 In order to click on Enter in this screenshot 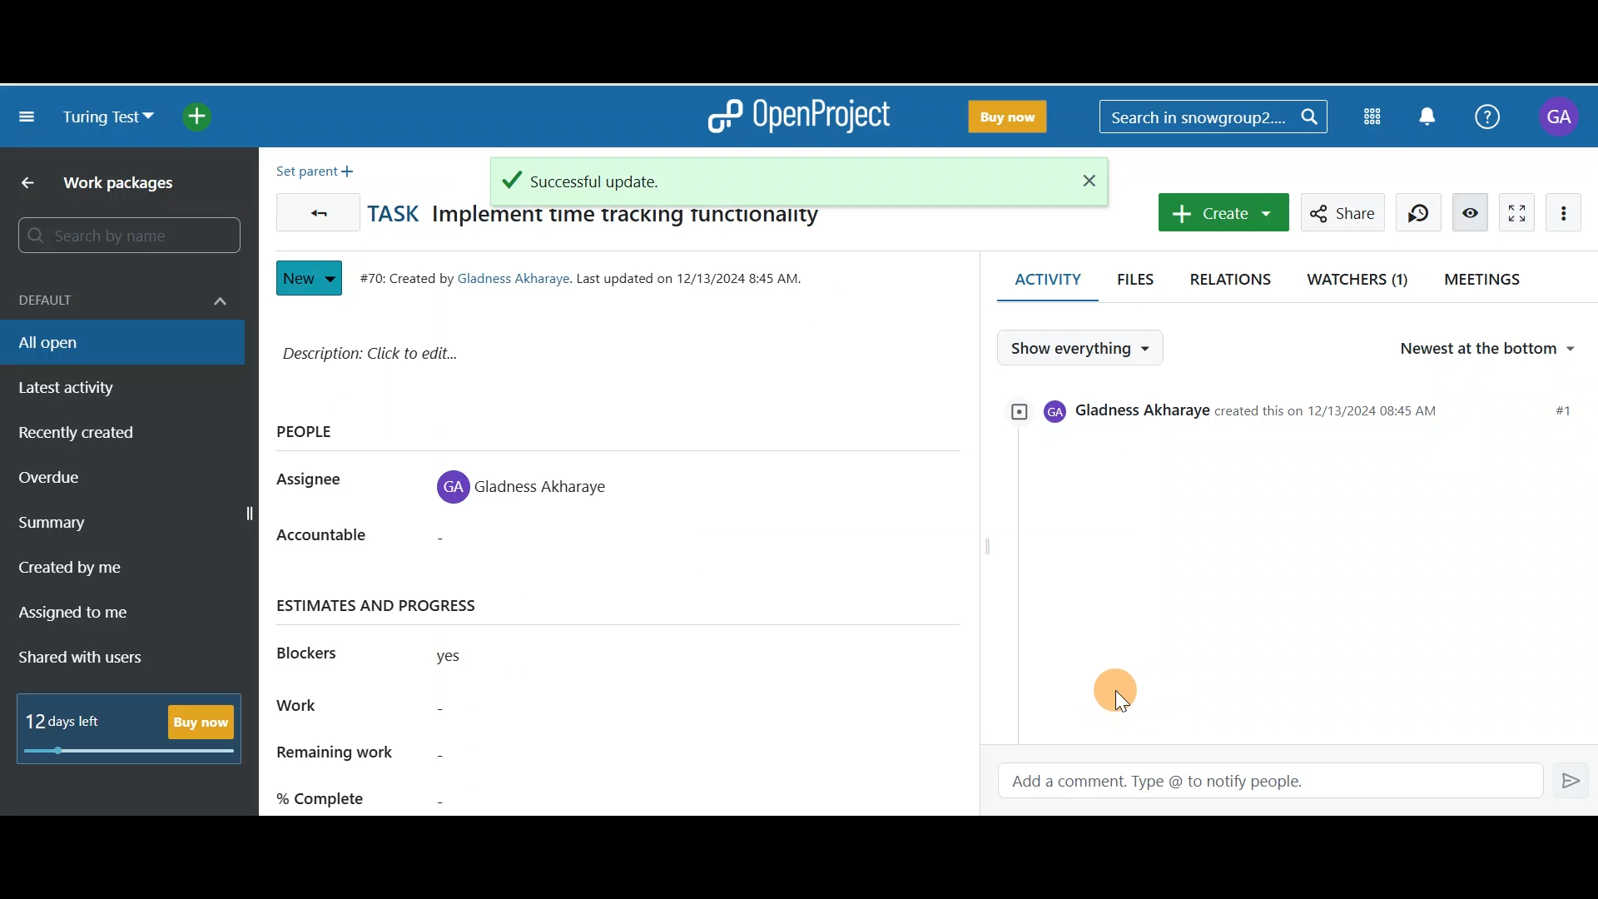, I will do `click(1573, 779)`.